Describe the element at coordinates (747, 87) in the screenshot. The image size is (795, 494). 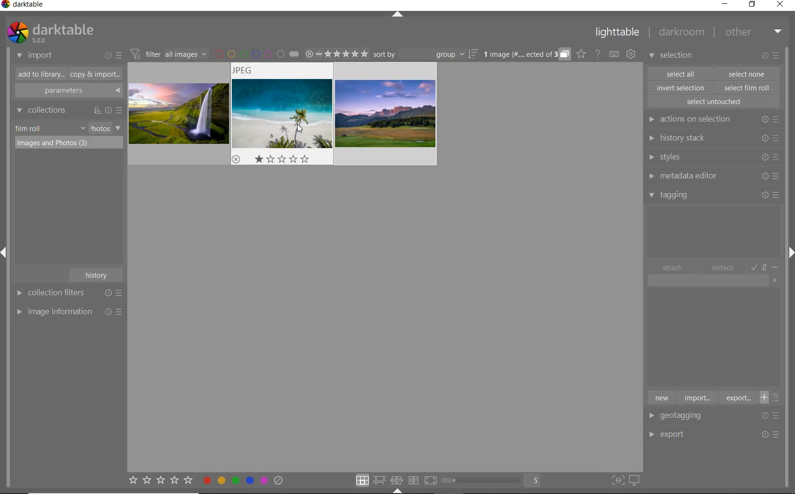
I see `select film roll` at that location.